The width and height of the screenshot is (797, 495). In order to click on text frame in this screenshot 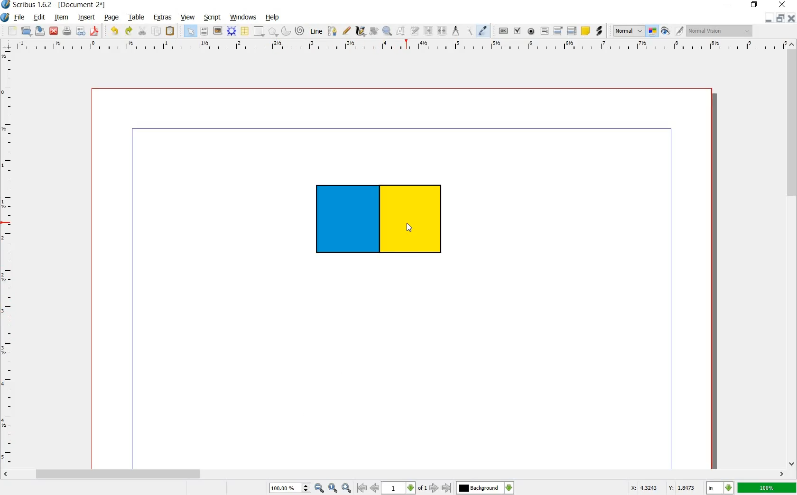, I will do `click(190, 31)`.